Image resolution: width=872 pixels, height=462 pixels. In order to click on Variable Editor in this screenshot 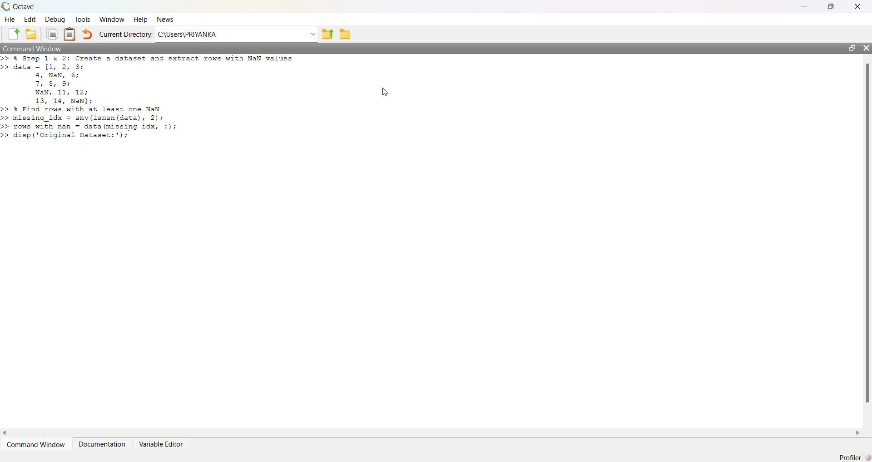, I will do `click(160, 444)`.